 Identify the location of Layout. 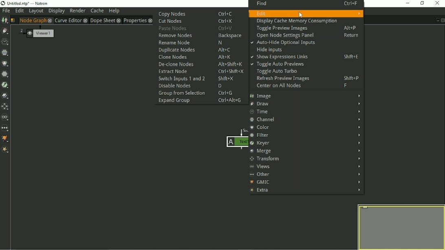
(36, 11).